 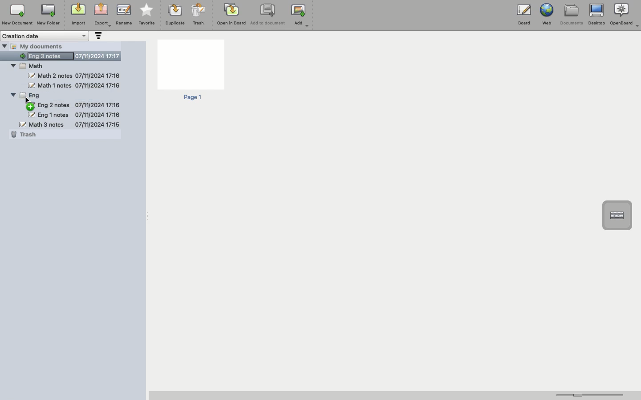 I want to click on Eng 2 notes, so click(x=73, y=104).